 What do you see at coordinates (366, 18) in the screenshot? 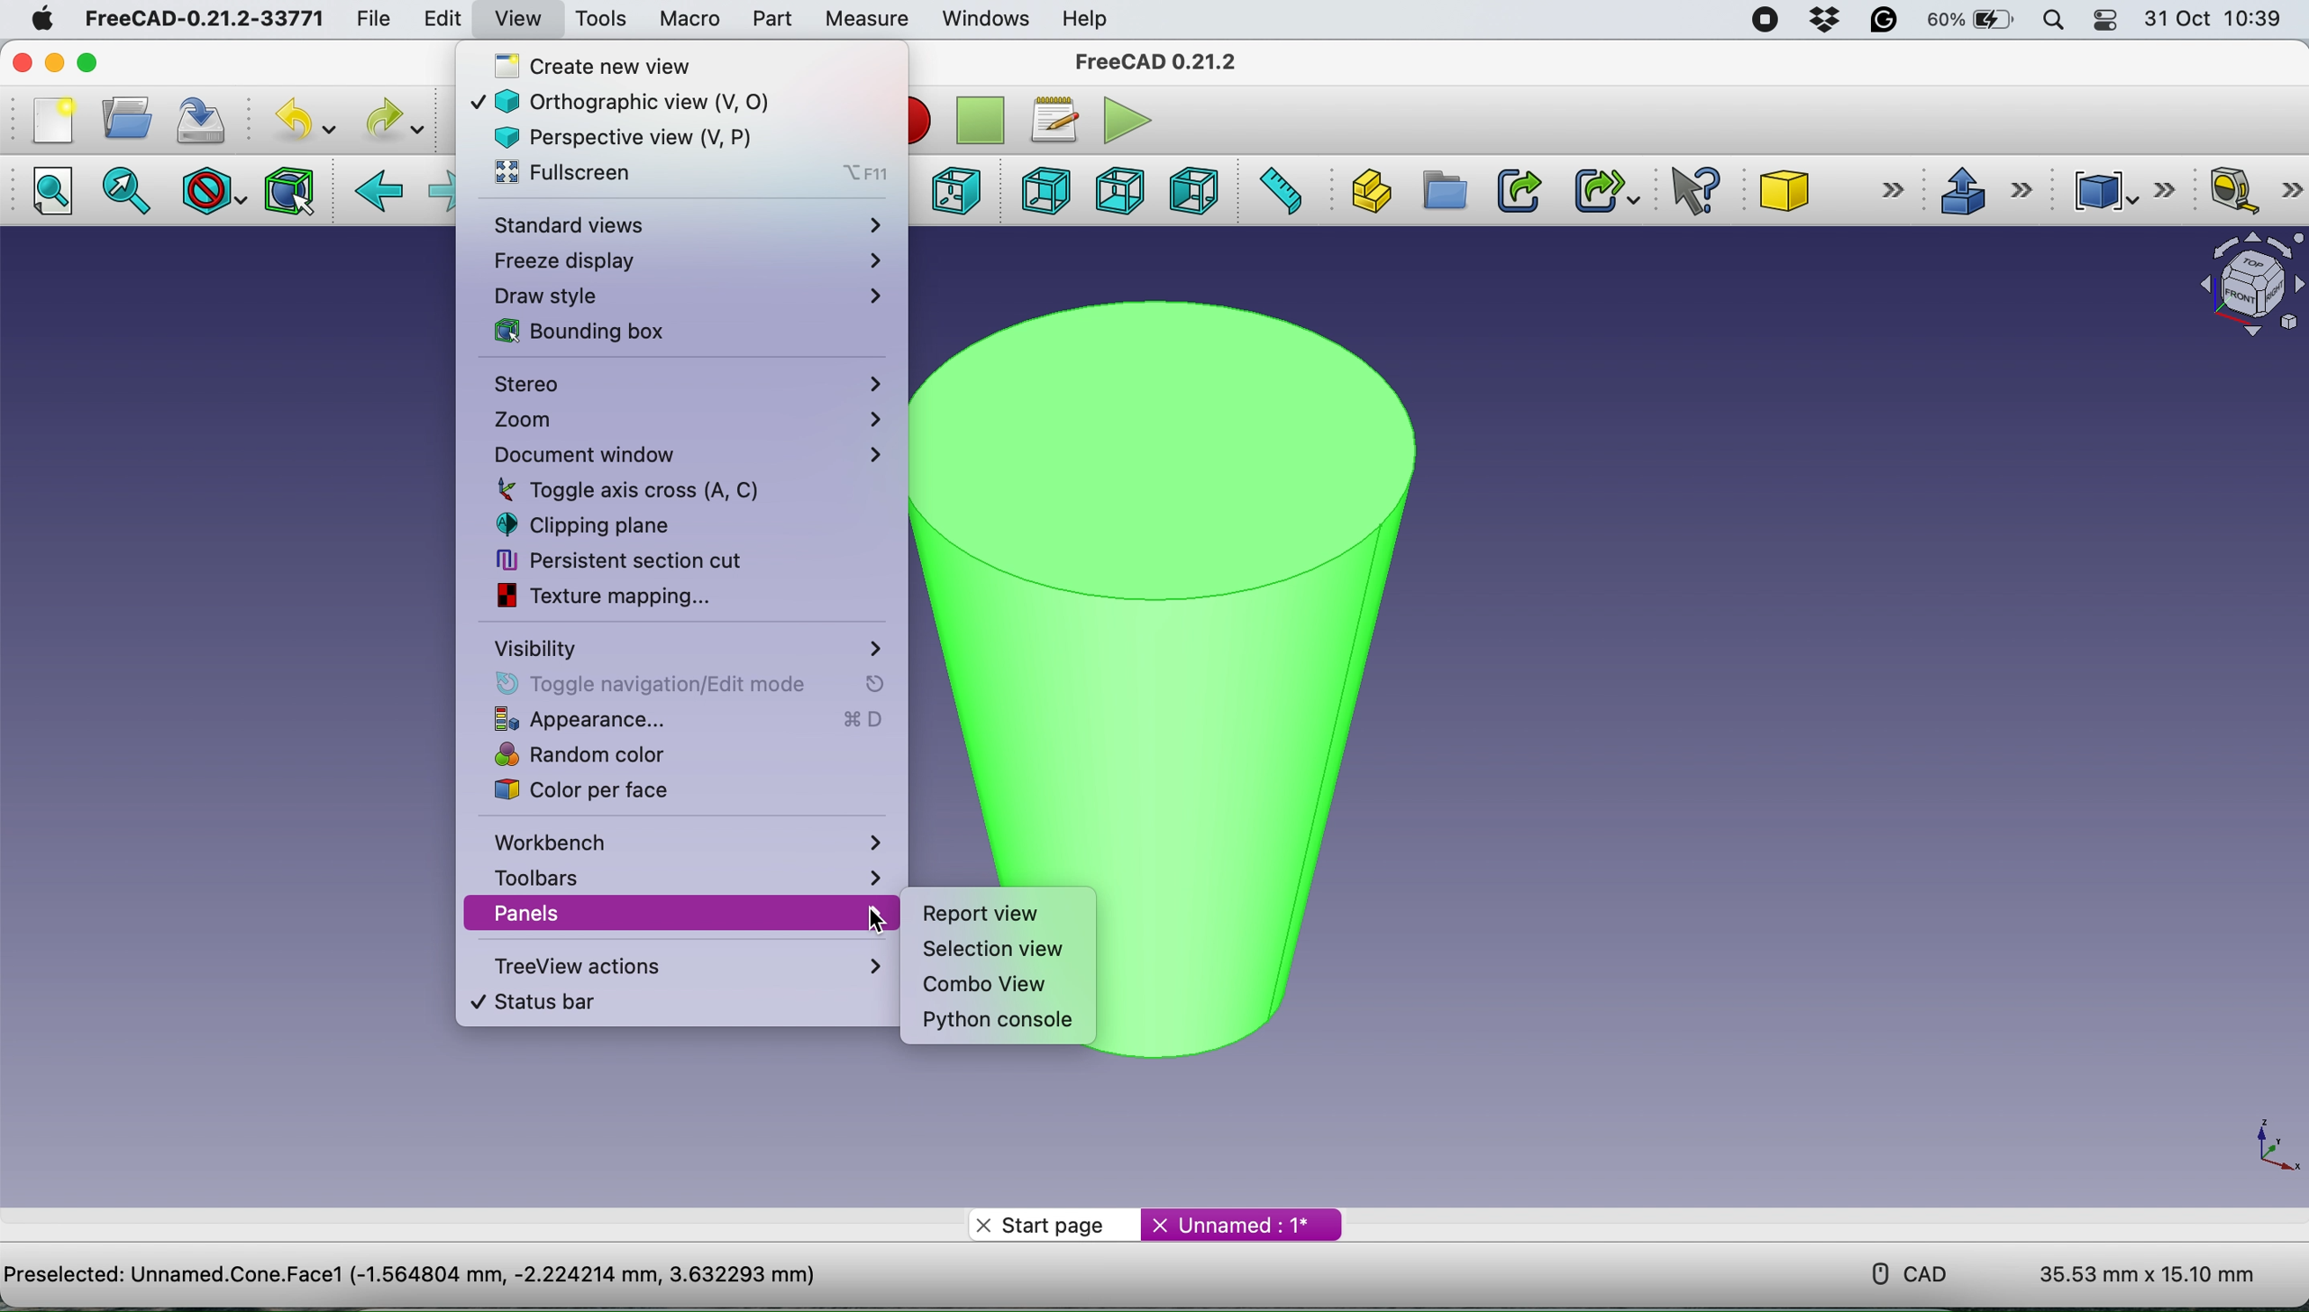
I see `file` at bounding box center [366, 18].